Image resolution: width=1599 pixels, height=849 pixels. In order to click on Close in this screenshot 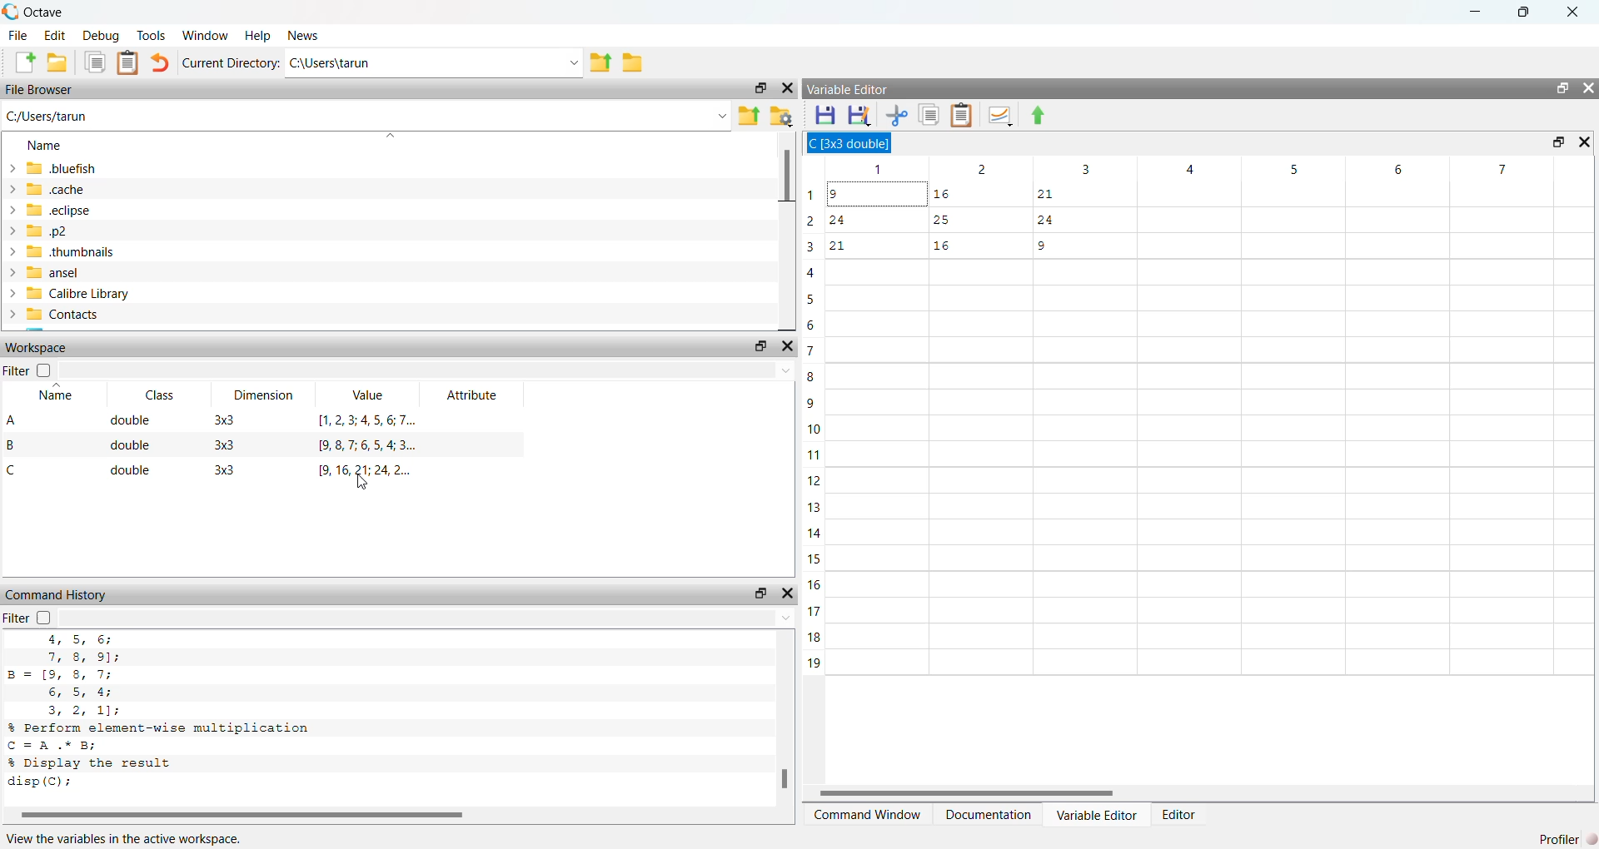, I will do `click(1583, 143)`.